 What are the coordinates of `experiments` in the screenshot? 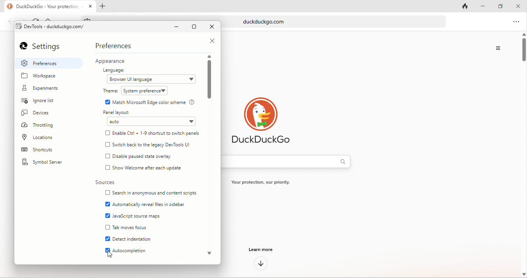 It's located at (45, 89).